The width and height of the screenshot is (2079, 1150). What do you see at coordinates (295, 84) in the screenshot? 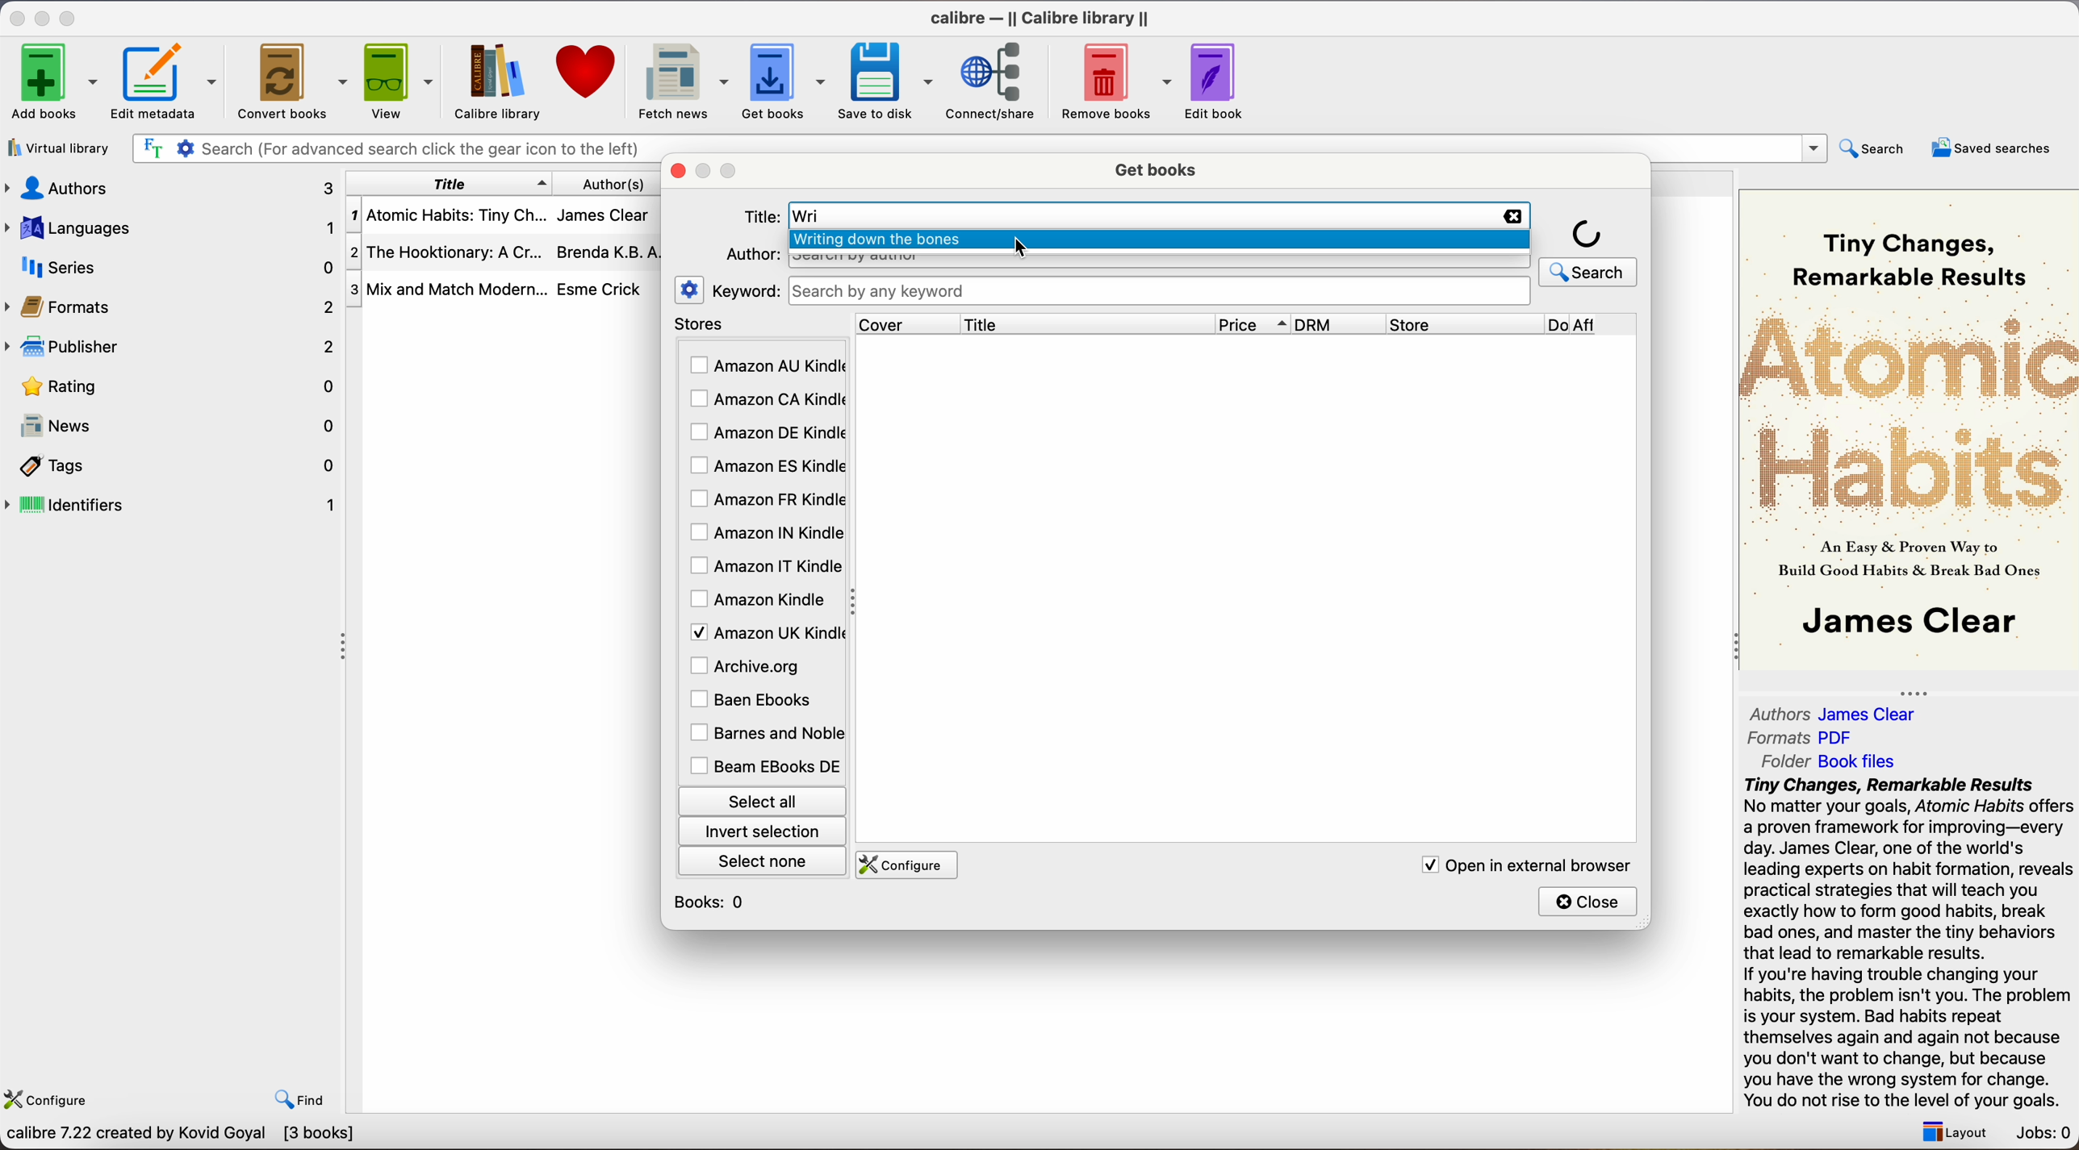
I see `convert books` at bounding box center [295, 84].